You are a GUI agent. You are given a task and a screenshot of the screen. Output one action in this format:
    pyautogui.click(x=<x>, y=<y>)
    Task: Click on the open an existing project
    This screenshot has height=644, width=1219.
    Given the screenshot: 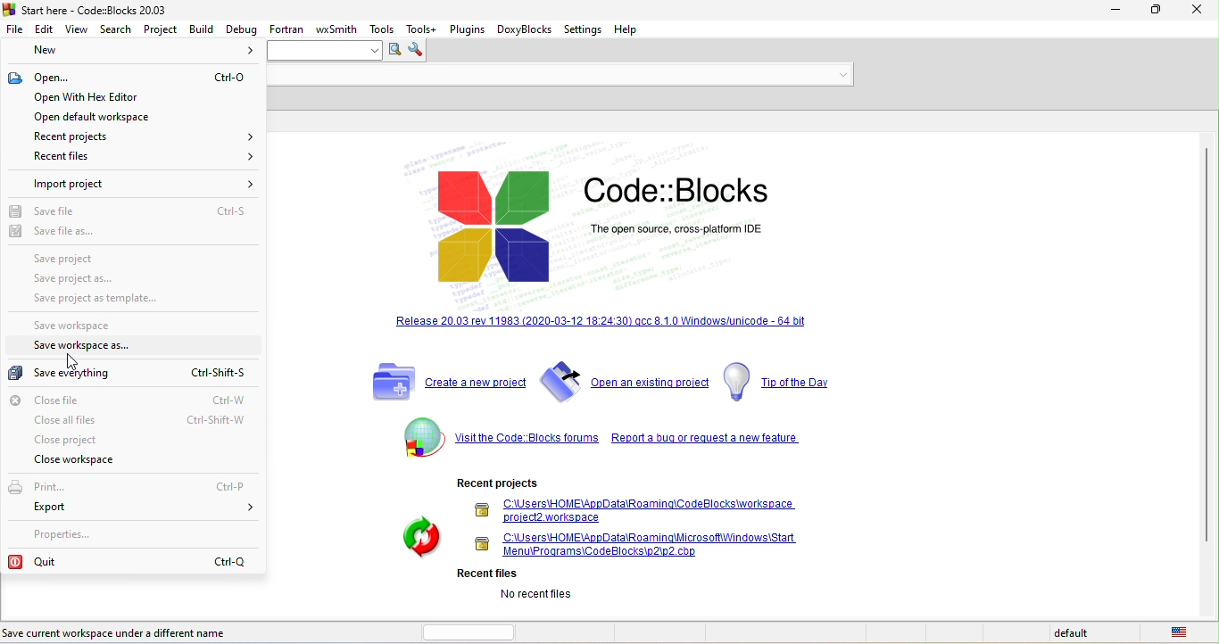 What is the action you would take?
    pyautogui.click(x=624, y=381)
    